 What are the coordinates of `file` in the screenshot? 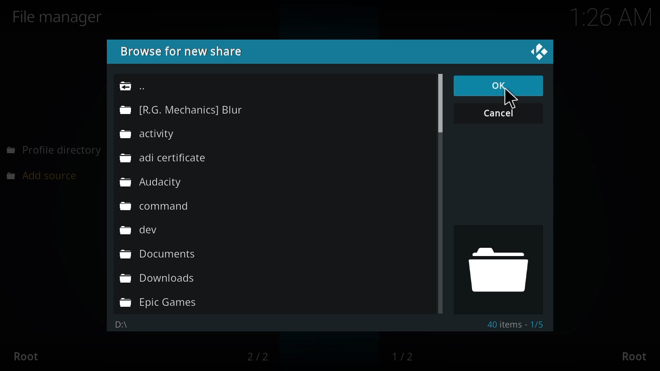 It's located at (158, 279).